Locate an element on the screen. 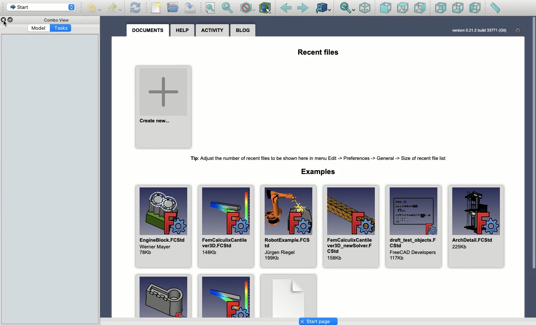 This screenshot has height=325, width=536. Example is located at coordinates (163, 296).